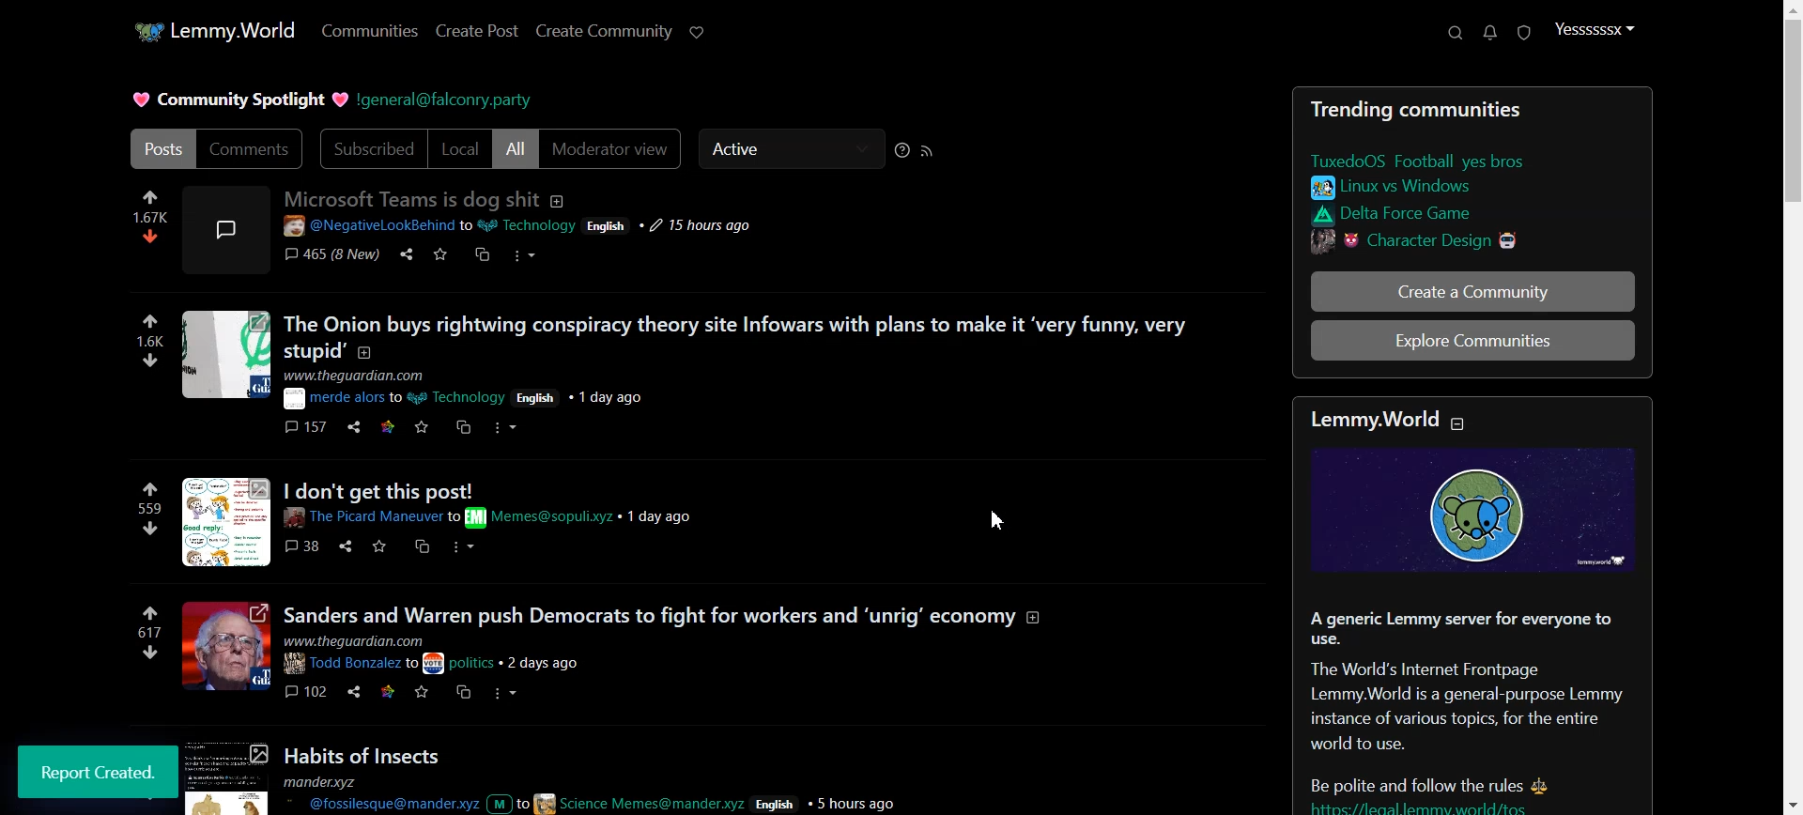 Image resolution: width=1803 pixels, height=815 pixels. Describe the element at coordinates (527, 256) in the screenshot. I see `more` at that location.